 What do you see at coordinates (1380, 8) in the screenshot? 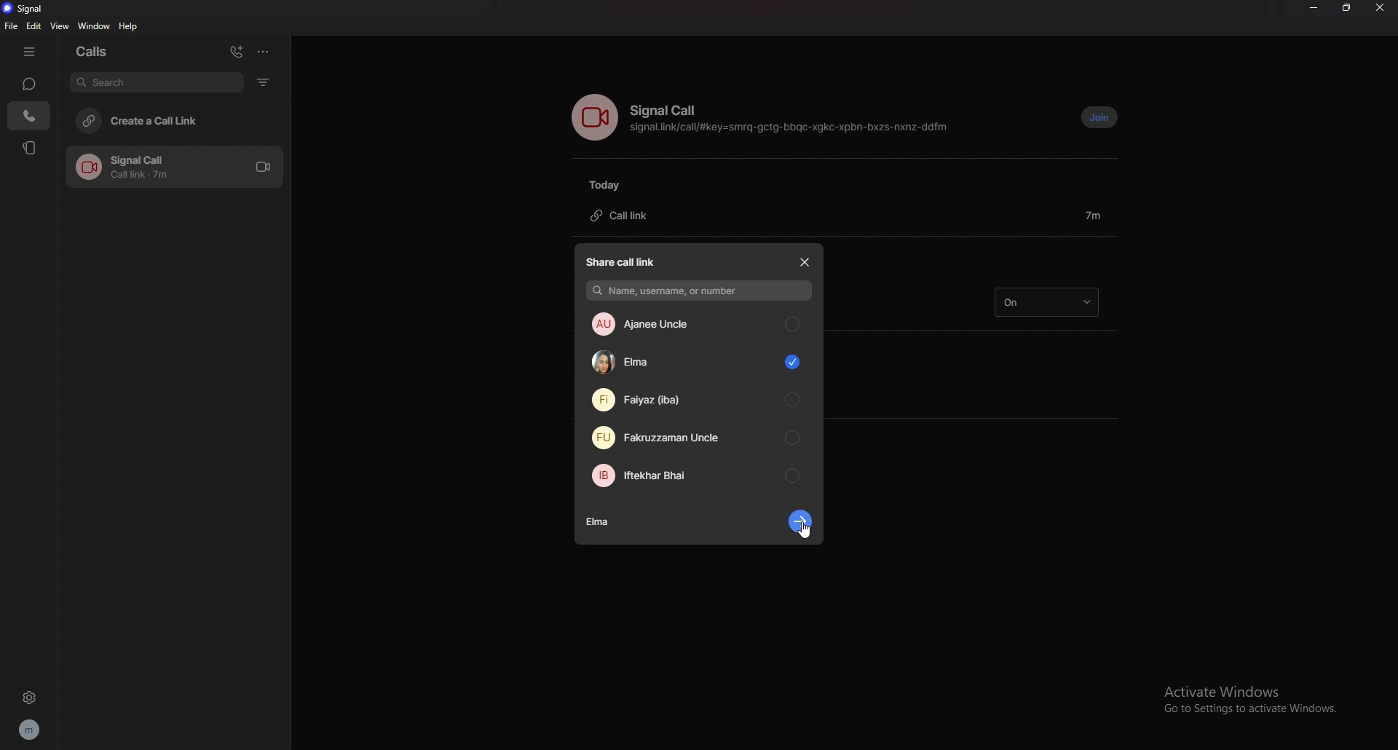
I see `close` at bounding box center [1380, 8].